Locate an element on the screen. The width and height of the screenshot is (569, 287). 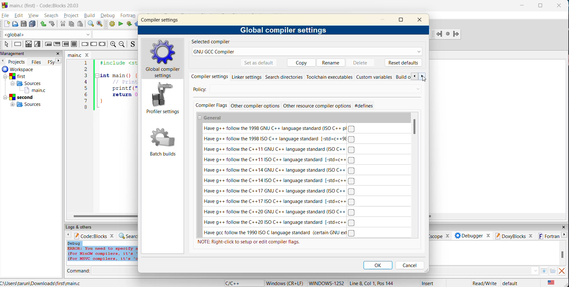
batch builds is located at coordinates (163, 142).